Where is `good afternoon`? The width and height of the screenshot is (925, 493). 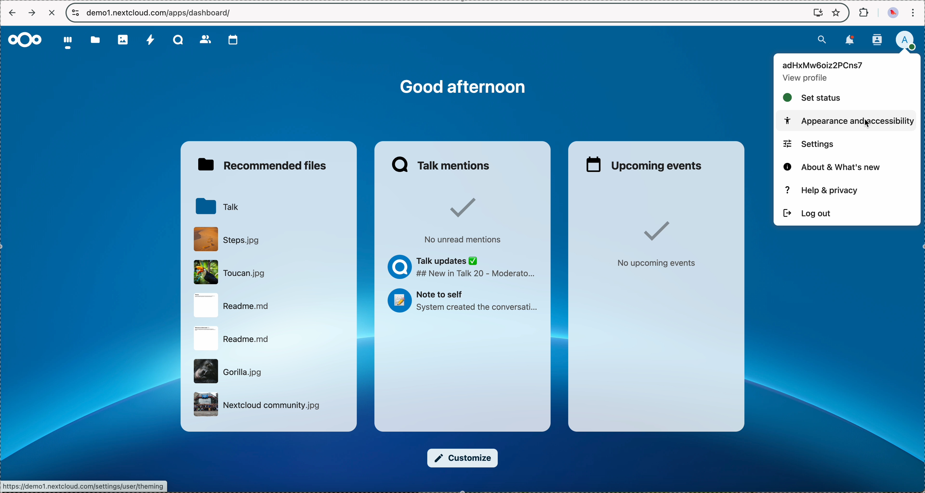
good afternoon is located at coordinates (465, 88).